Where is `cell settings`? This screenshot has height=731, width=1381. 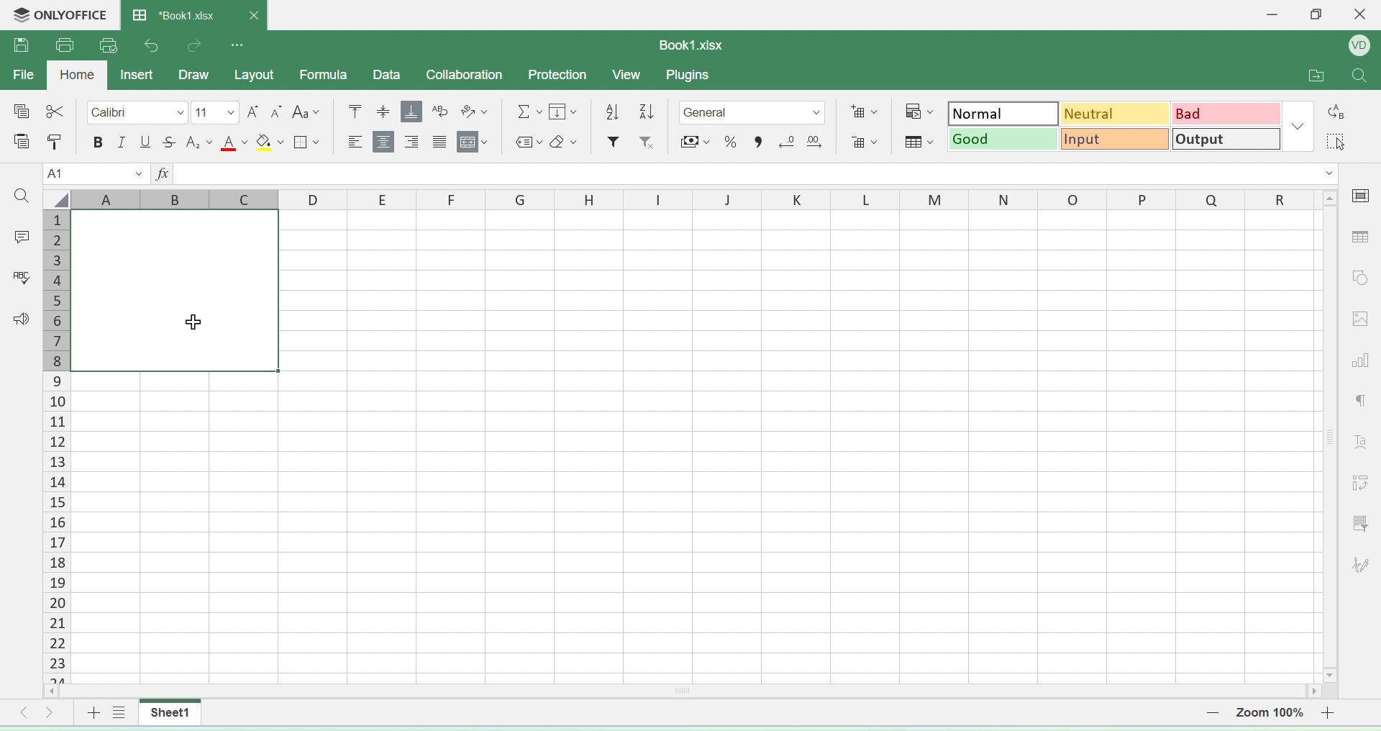
cell settings is located at coordinates (1364, 199).